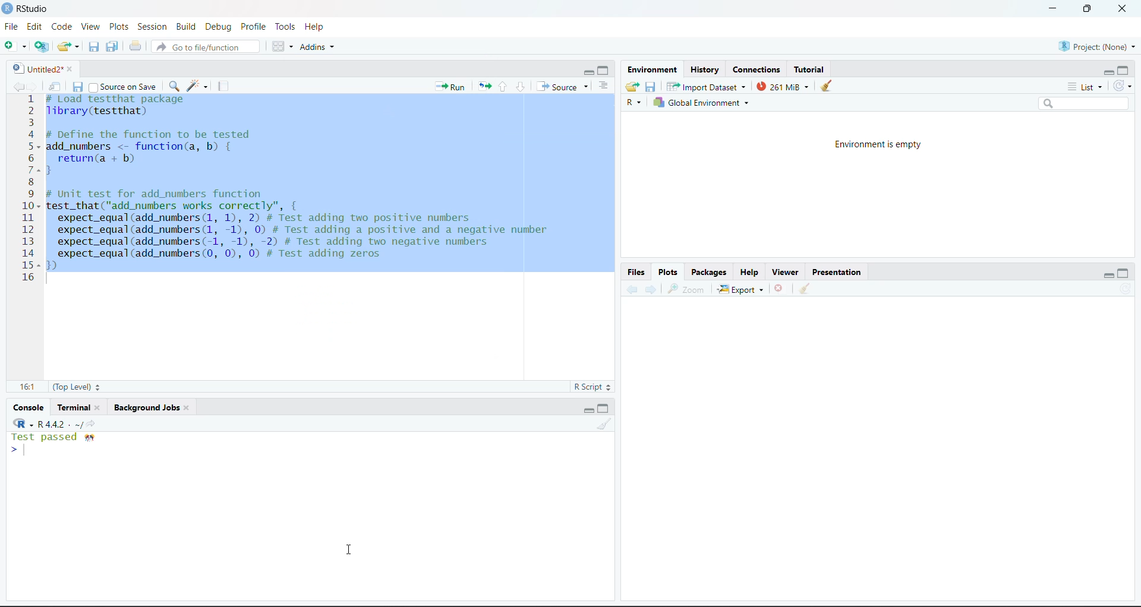  Describe the element at coordinates (119, 26) in the screenshot. I see `Plots` at that location.